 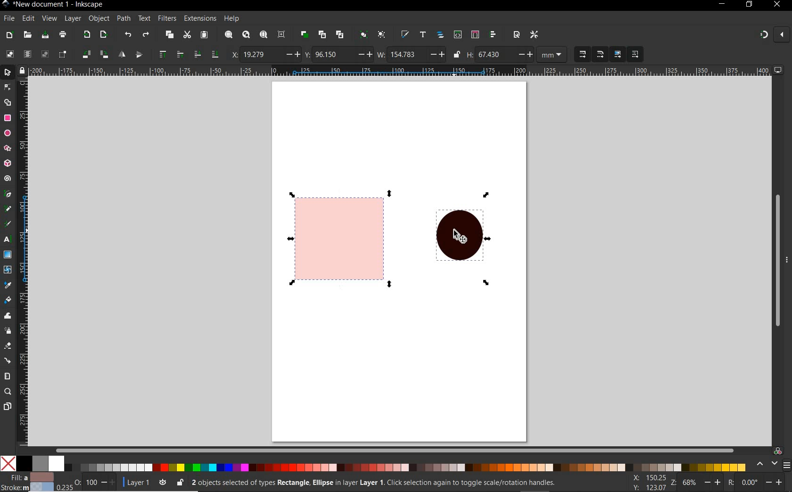 I want to click on close, so click(x=776, y=5).